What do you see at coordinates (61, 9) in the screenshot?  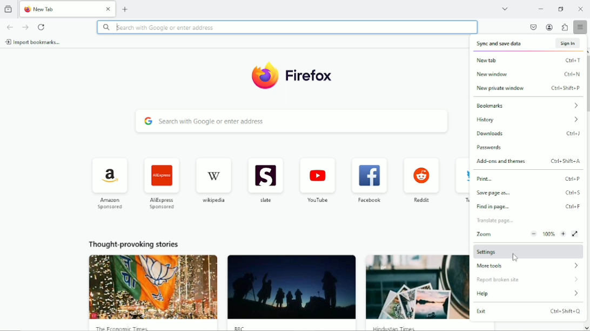 I see `current tab` at bounding box center [61, 9].